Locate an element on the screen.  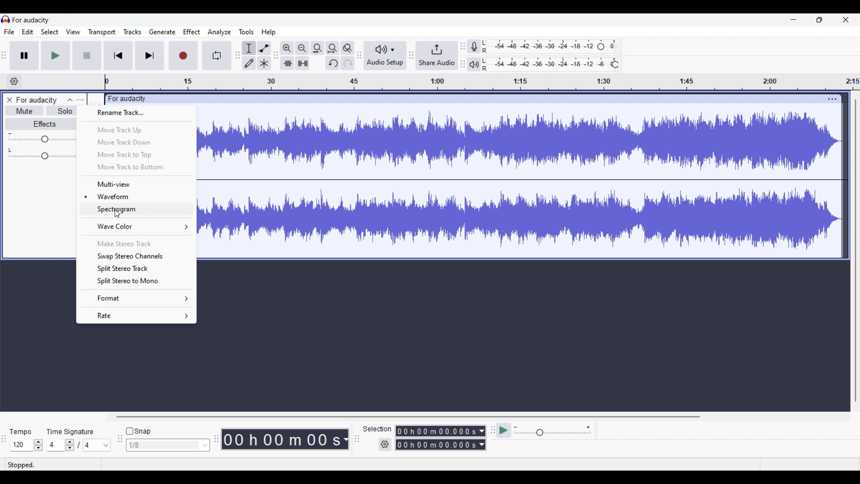
Vertical slide bar is located at coordinates (856, 250).